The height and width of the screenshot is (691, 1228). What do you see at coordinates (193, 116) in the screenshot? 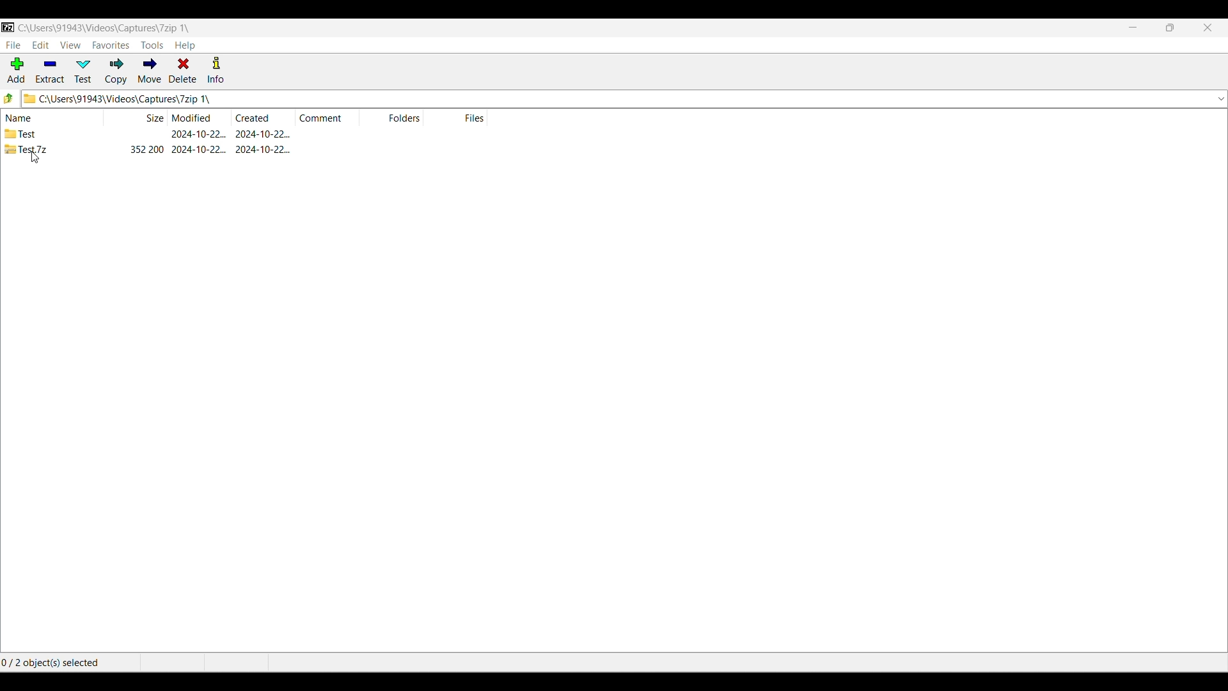
I see `File modified date column` at bounding box center [193, 116].